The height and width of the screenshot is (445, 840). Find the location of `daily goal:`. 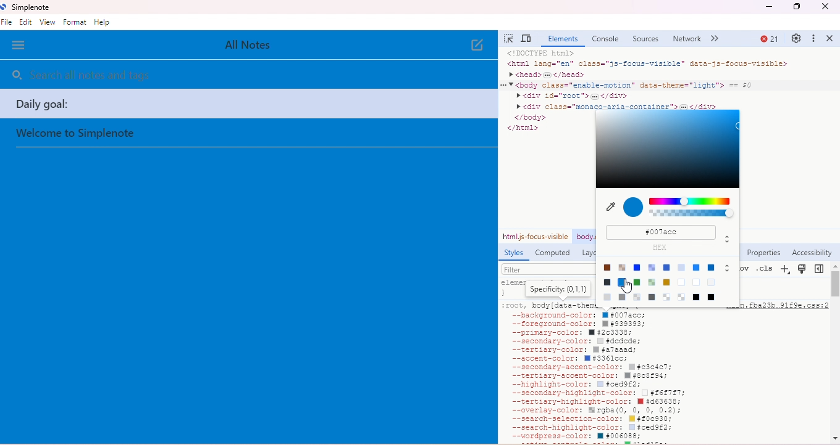

daily goal: is located at coordinates (248, 104).